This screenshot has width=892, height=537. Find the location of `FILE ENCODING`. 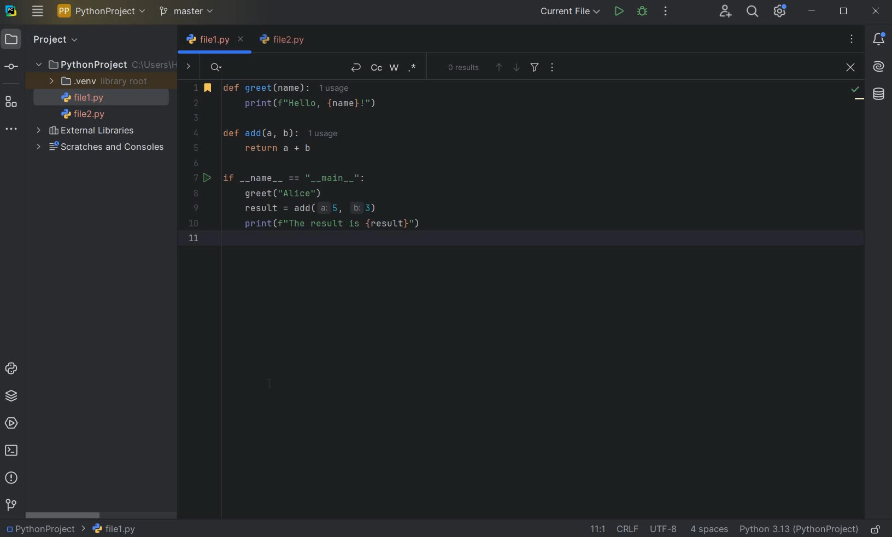

FILE ENCODING is located at coordinates (661, 529).